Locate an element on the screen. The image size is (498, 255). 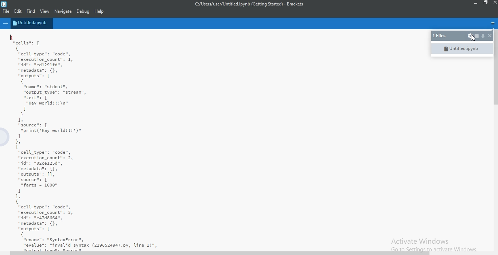
untitled.ipynb is located at coordinates (32, 23).